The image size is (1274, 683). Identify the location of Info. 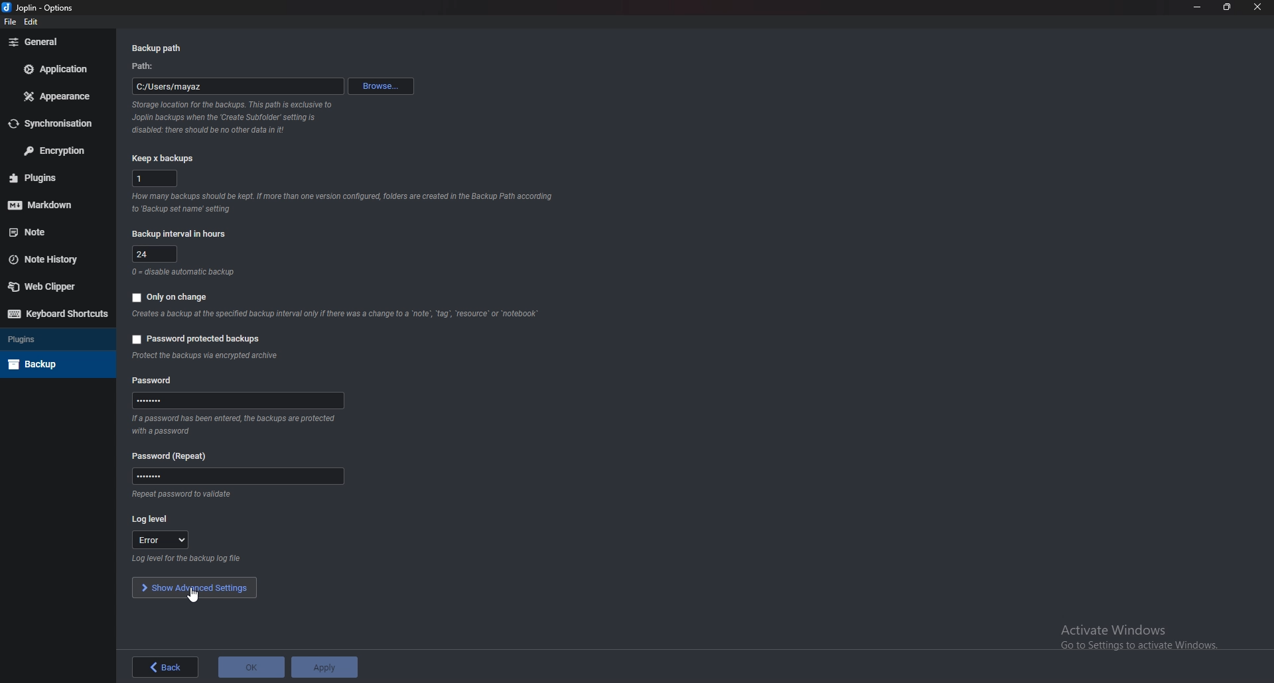
(239, 425).